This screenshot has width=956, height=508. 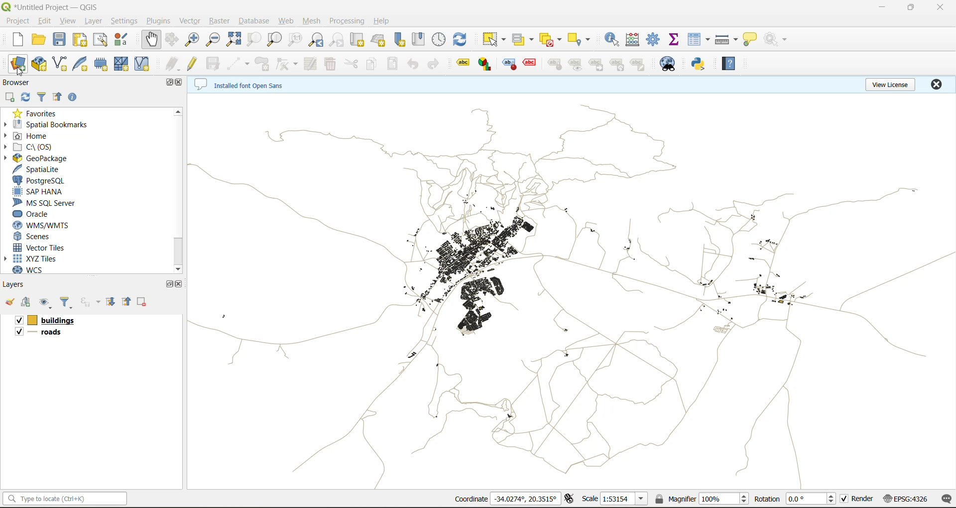 I want to click on maximize, so click(x=171, y=284).